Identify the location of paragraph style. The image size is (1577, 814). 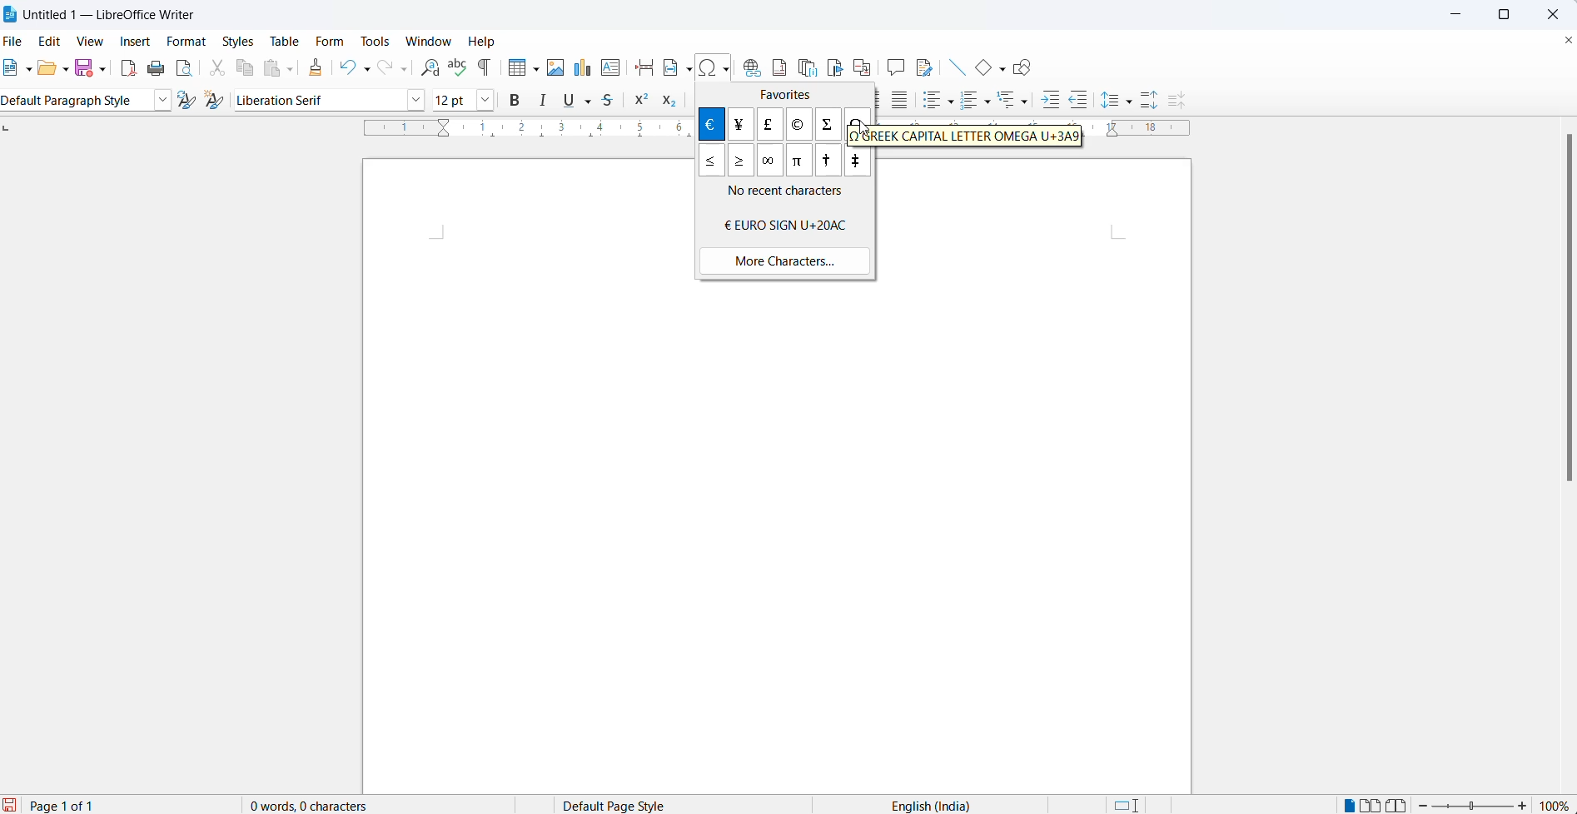
(71, 102).